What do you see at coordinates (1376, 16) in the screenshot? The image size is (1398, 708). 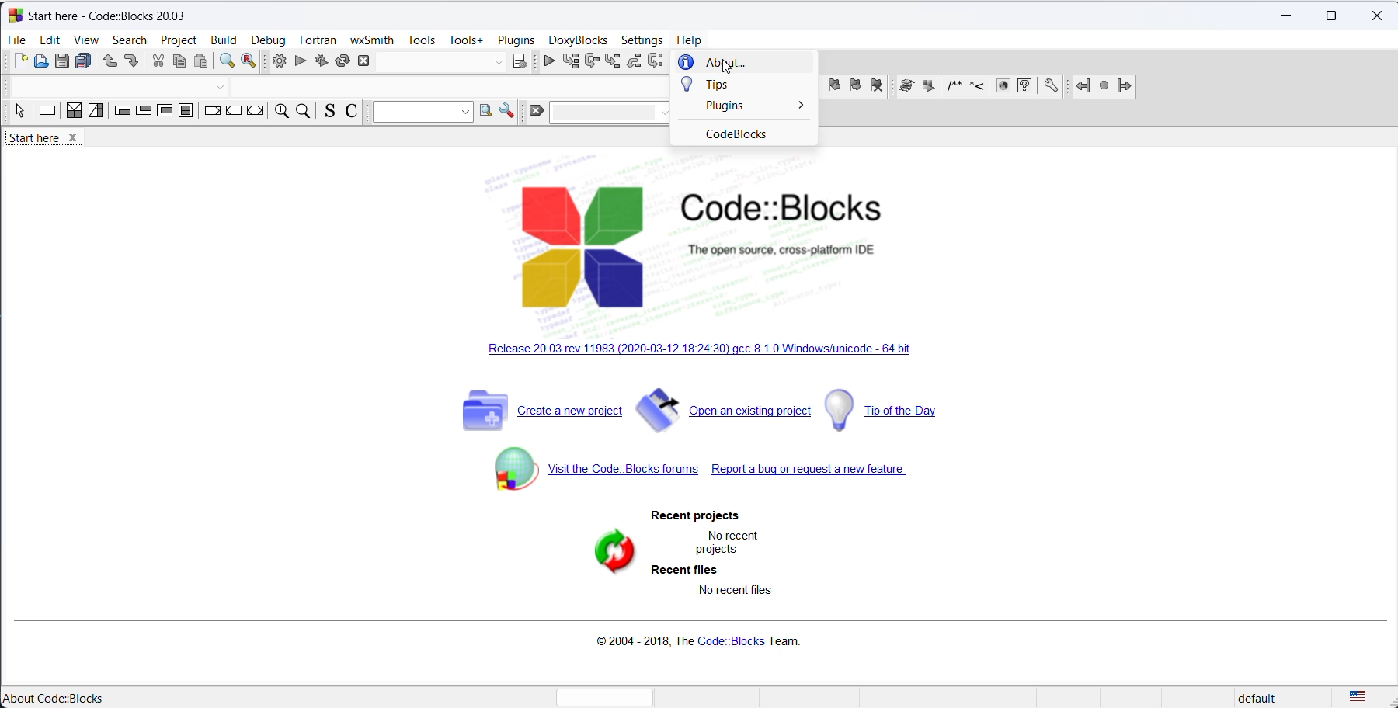 I see `close` at bounding box center [1376, 16].